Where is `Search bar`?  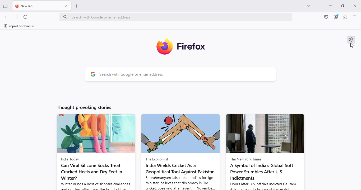 Search bar is located at coordinates (188, 75).